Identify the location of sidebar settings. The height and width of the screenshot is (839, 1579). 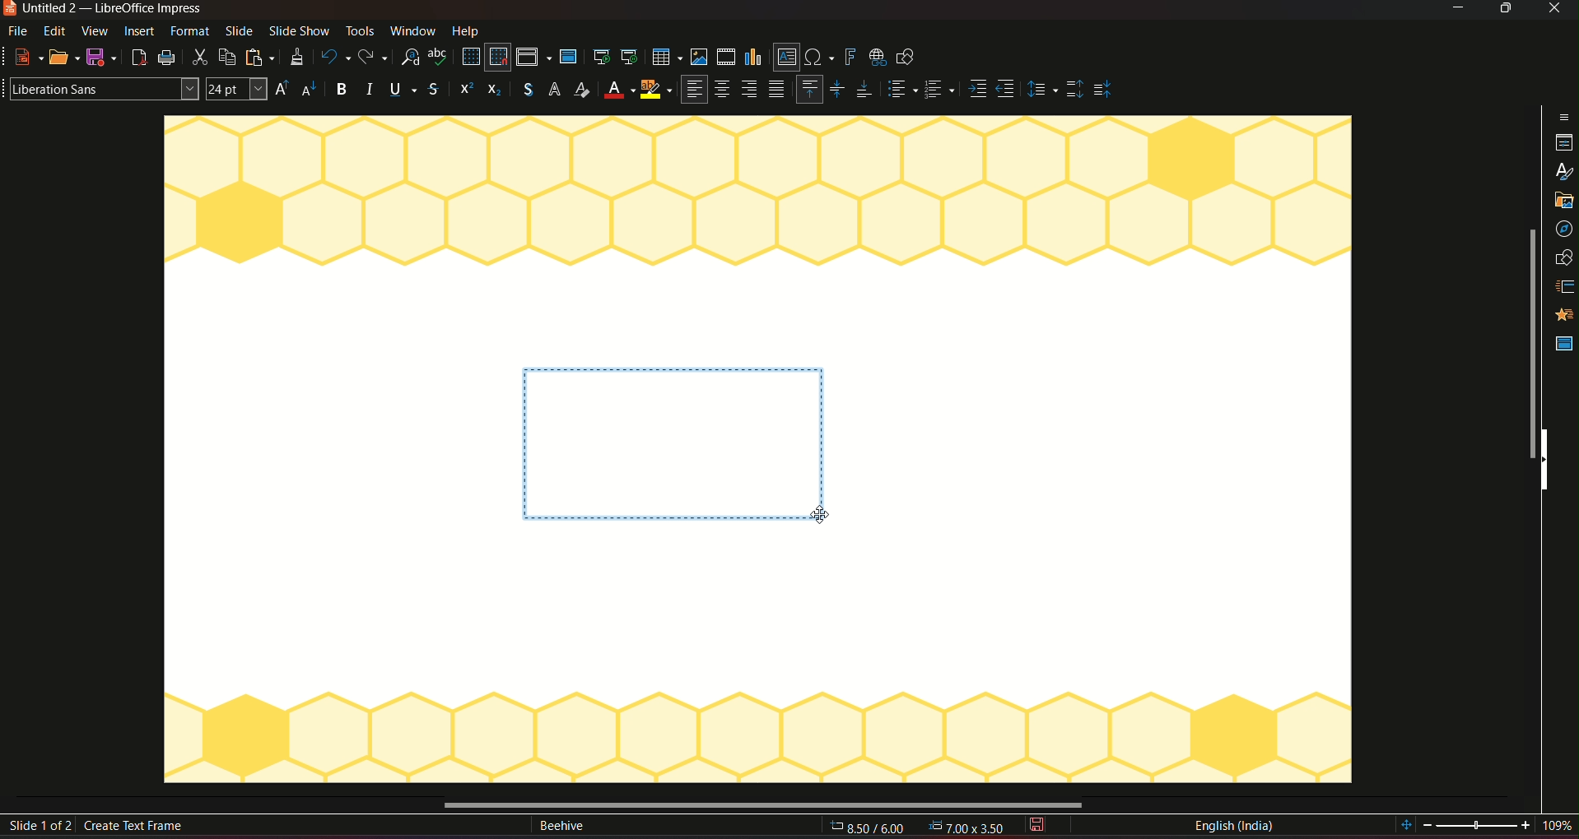
(1563, 84).